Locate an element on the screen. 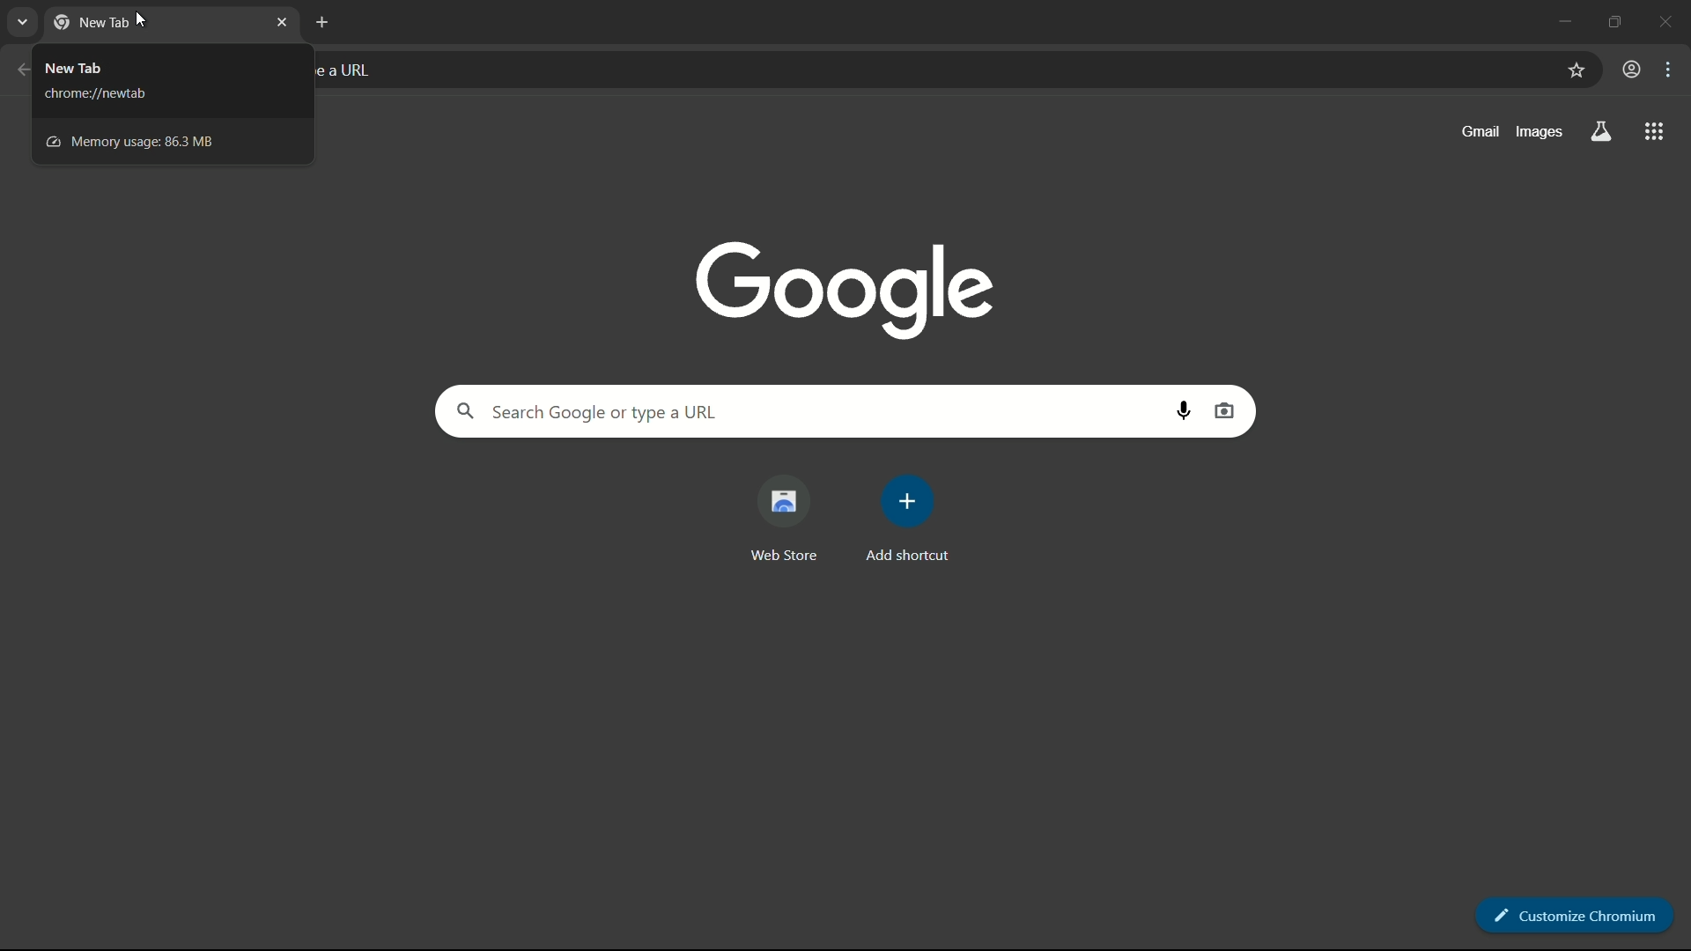 This screenshot has width=1691, height=951. search tab is located at coordinates (23, 23).